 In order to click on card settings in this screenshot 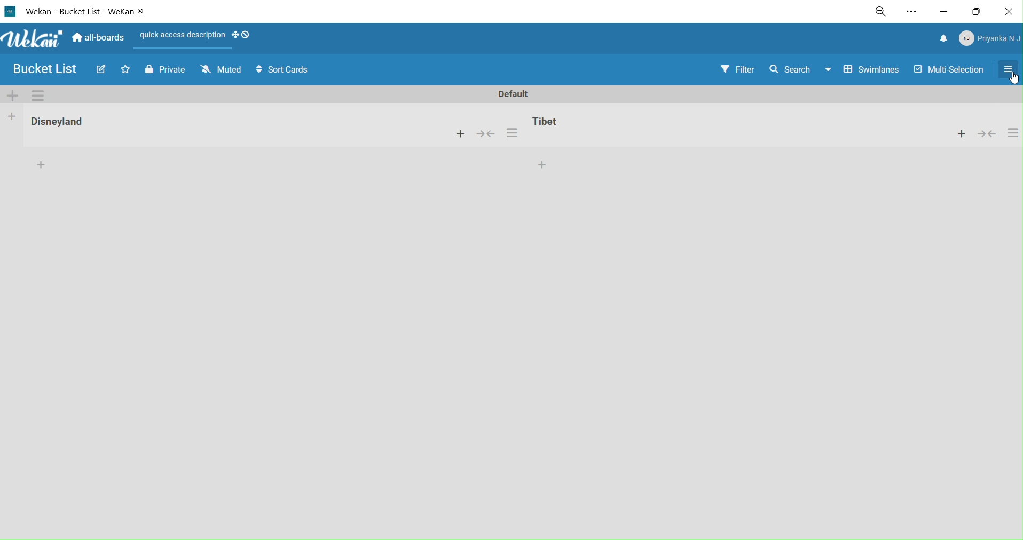, I will do `click(1014, 137)`.